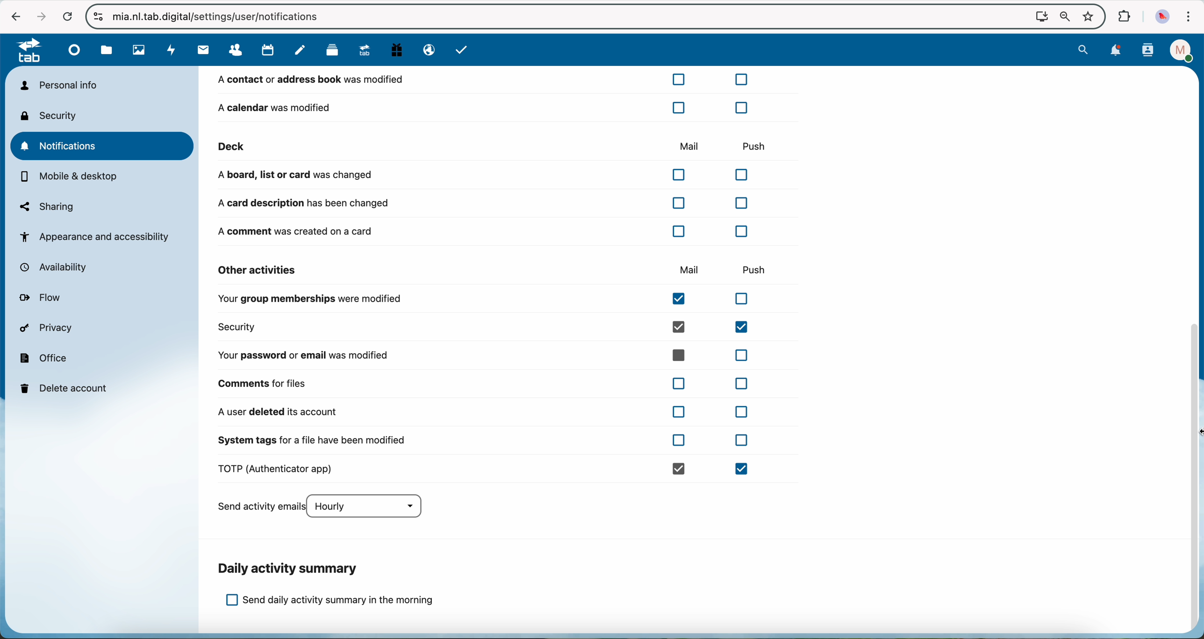 This screenshot has height=639, width=1204. I want to click on calendar, so click(269, 50).